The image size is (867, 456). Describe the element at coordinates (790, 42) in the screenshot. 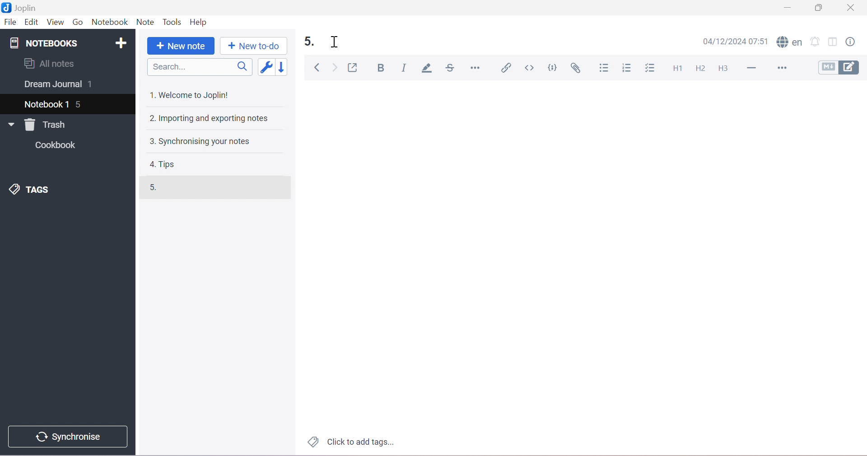

I see `Spell checker` at that location.